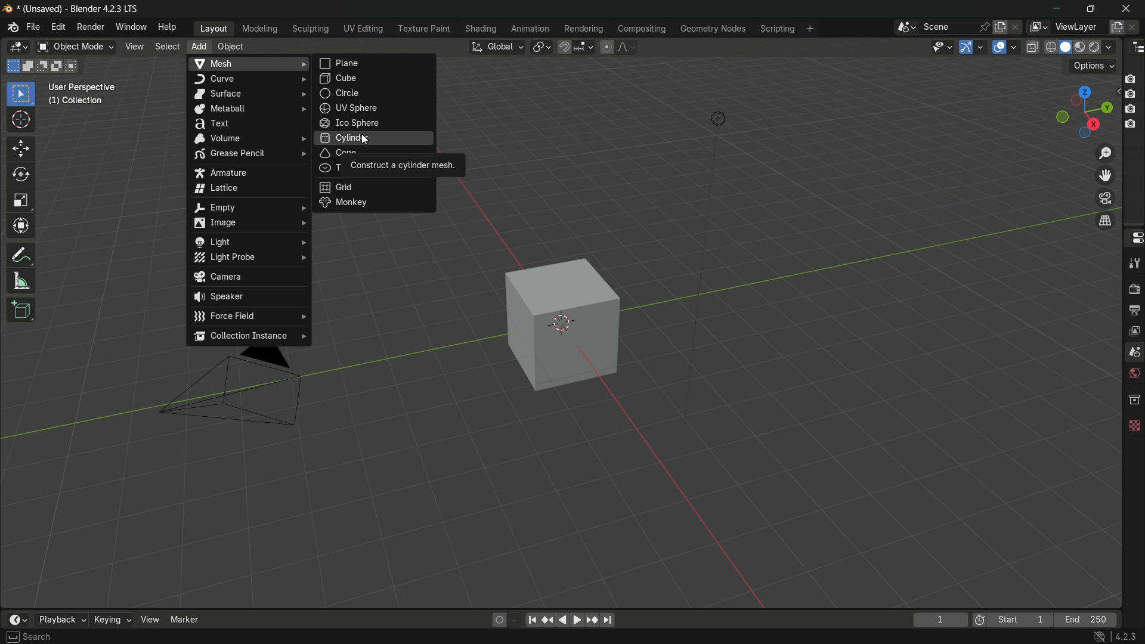 This screenshot has width=1145, height=644. I want to click on cylinder, so click(376, 137).